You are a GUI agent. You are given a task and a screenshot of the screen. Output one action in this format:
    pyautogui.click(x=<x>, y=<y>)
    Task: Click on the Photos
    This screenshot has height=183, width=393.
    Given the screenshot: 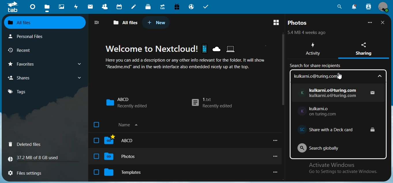 What is the action you would take?
    pyautogui.click(x=127, y=157)
    